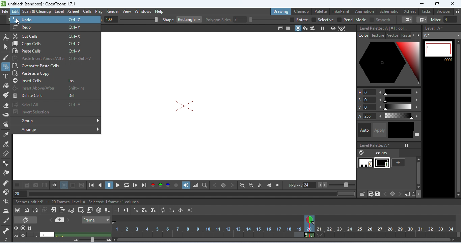 This screenshot has height=243, width=461. What do you see at coordinates (26, 210) in the screenshot?
I see `new raster level` at bounding box center [26, 210].